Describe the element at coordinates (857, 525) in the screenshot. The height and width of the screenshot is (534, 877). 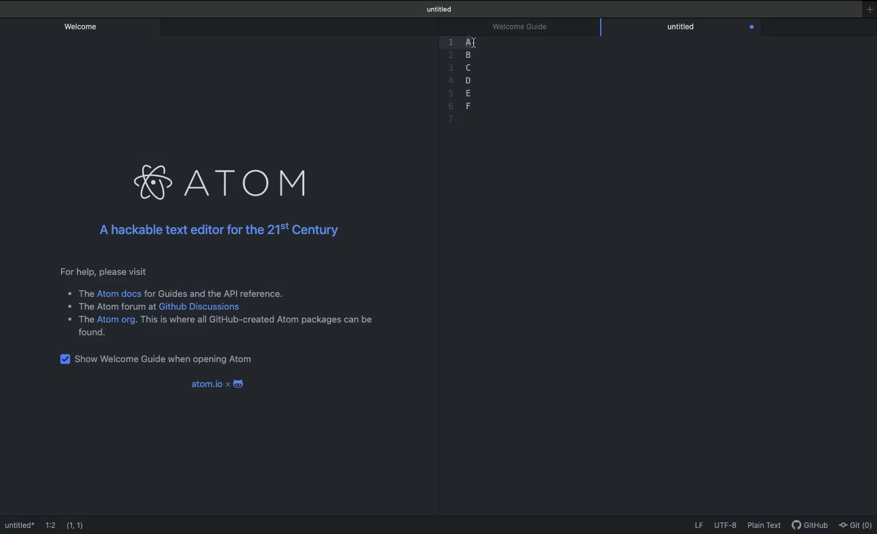
I see `Git` at that location.